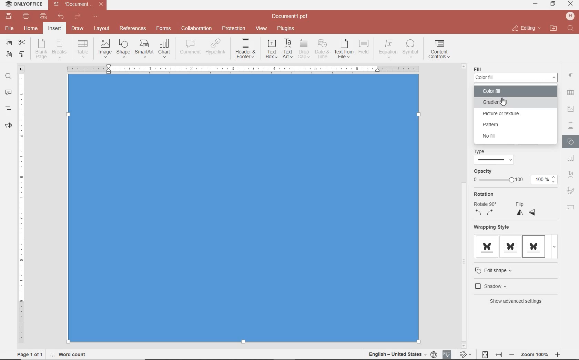  I want to click on THROUGH, so click(509, 269).